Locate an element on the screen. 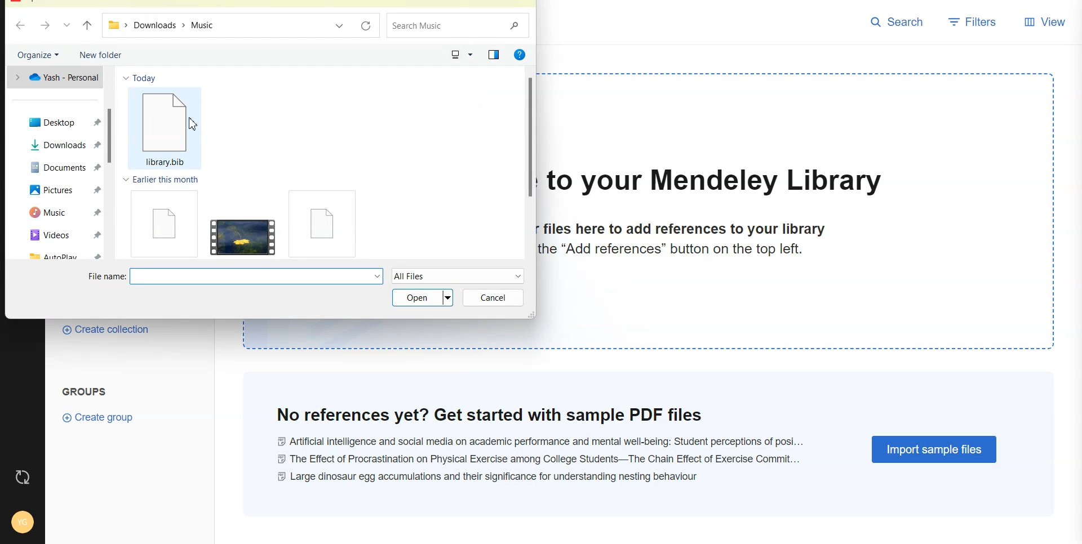  Create Collection is located at coordinates (143, 336).